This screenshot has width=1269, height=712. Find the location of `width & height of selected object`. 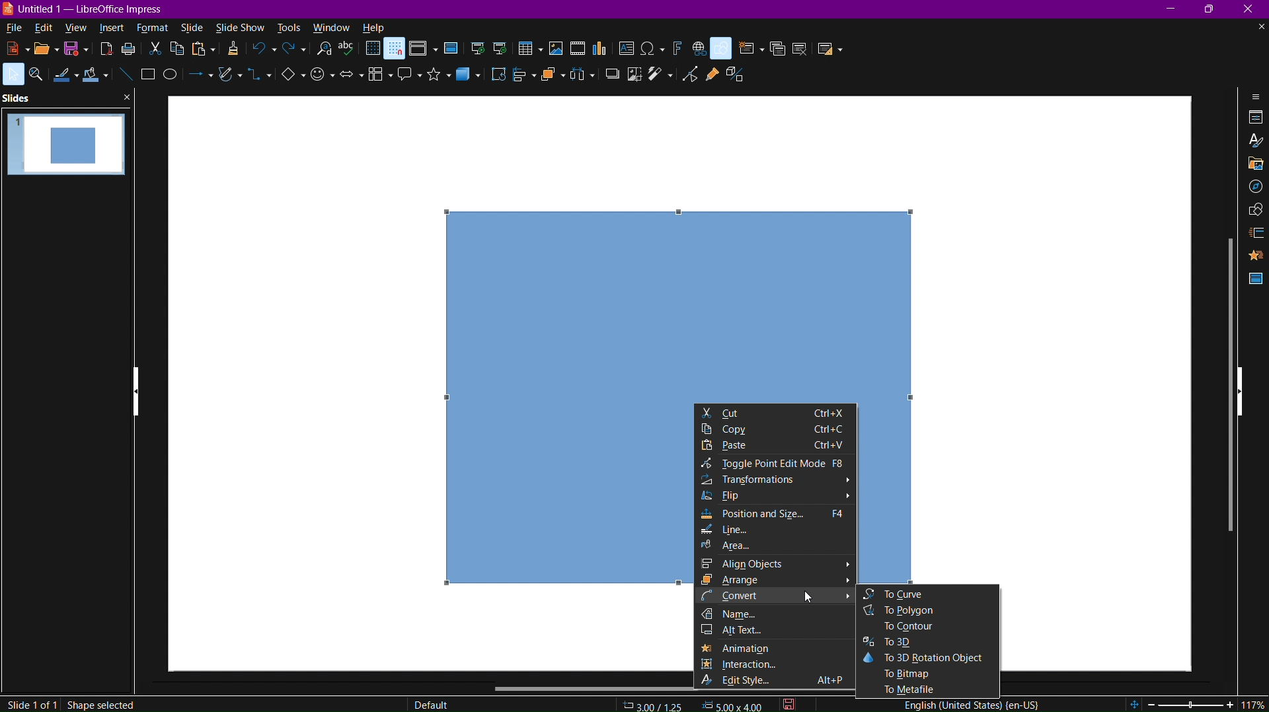

width & height of selected object is located at coordinates (733, 705).